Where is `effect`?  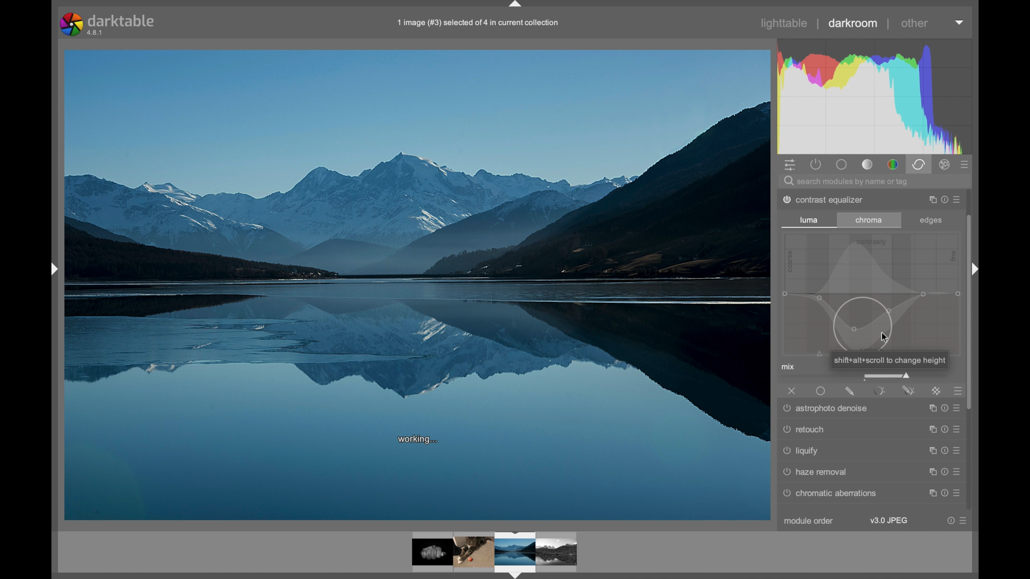
effect is located at coordinates (945, 164).